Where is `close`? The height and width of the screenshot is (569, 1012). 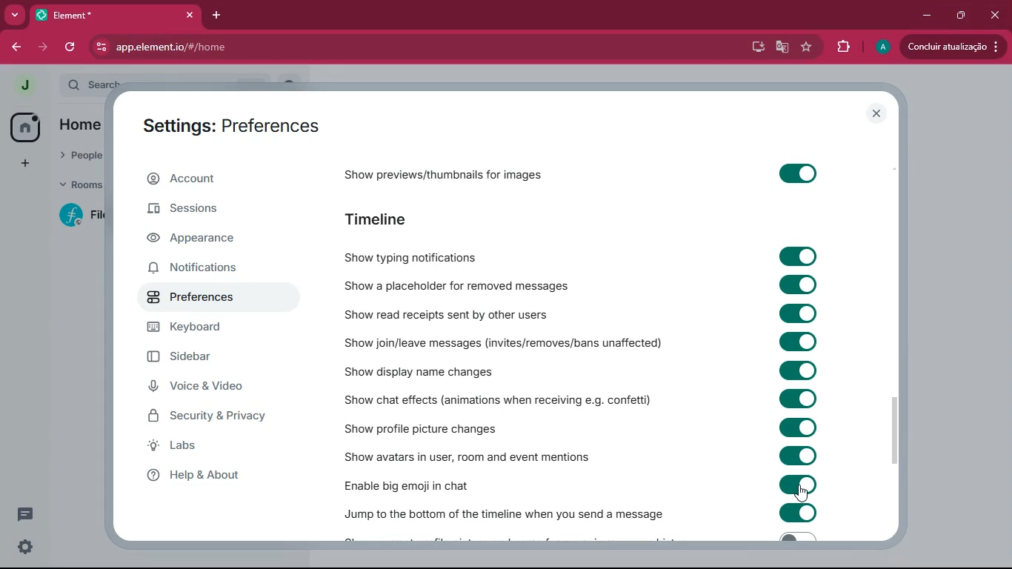
close is located at coordinates (878, 114).